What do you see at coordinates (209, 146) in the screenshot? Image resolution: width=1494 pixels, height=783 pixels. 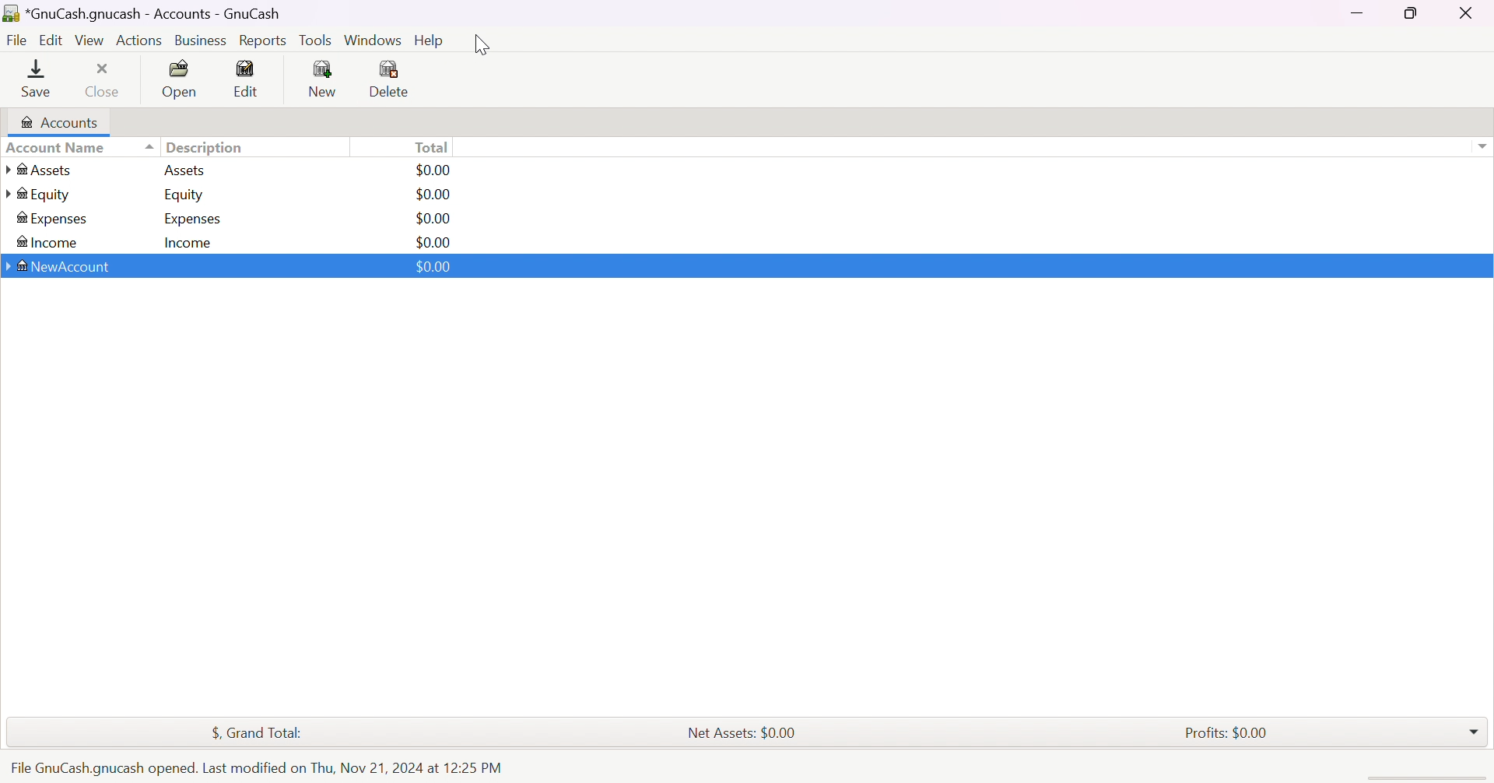 I see `Description` at bounding box center [209, 146].